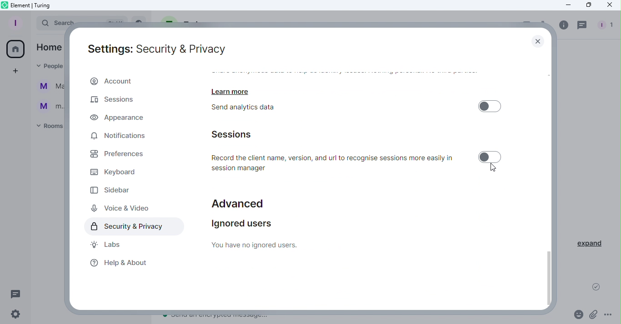 Image resolution: width=621 pixels, height=324 pixels. Describe the element at coordinates (49, 47) in the screenshot. I see `Home` at that location.